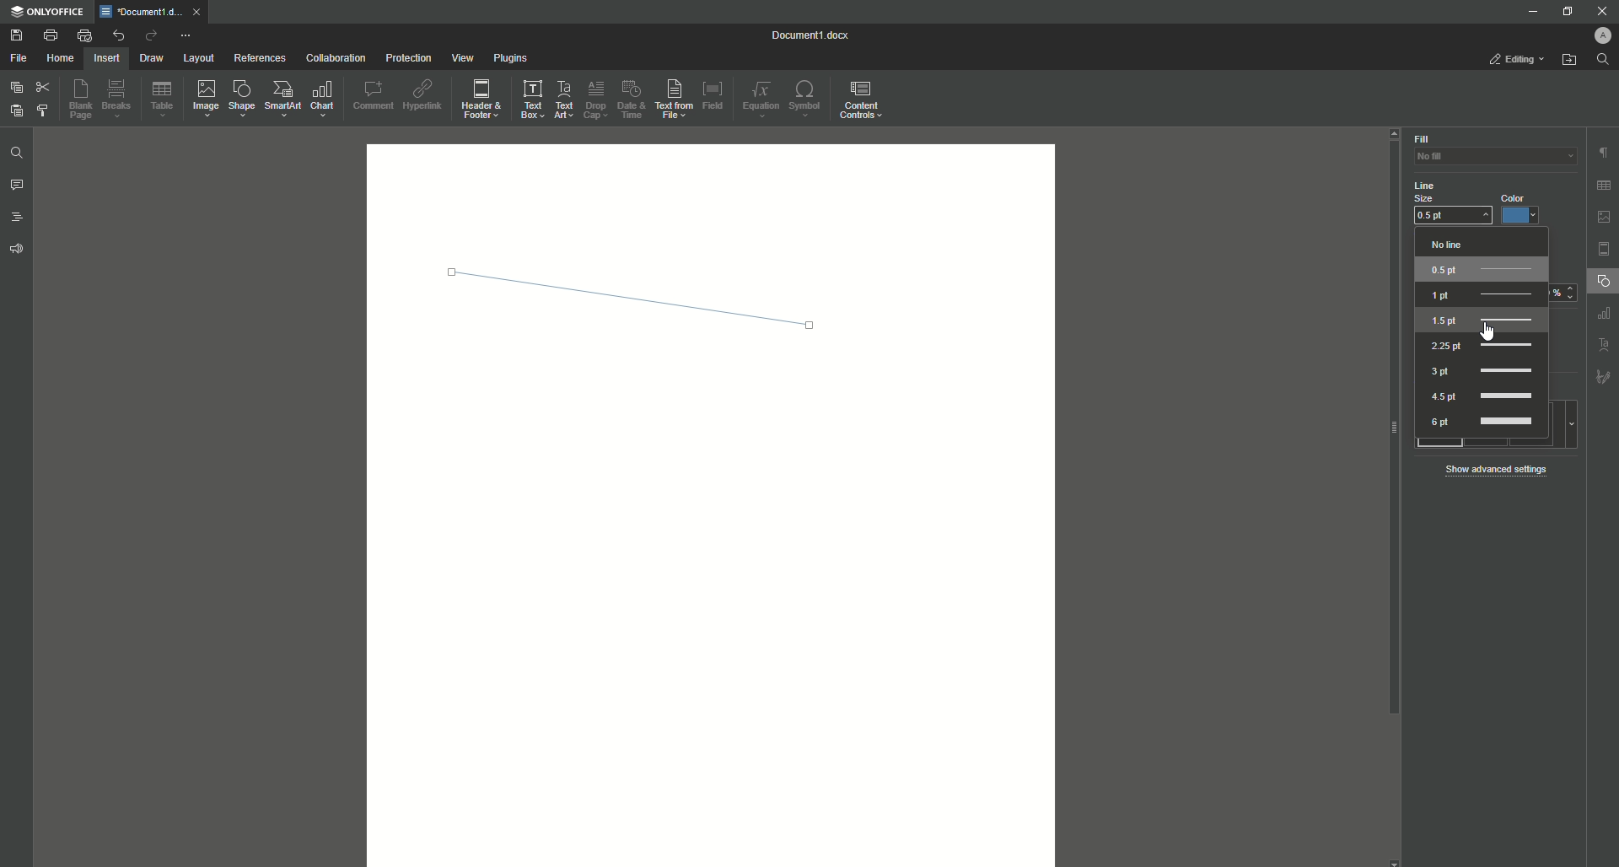  I want to click on More Options, so click(187, 36).